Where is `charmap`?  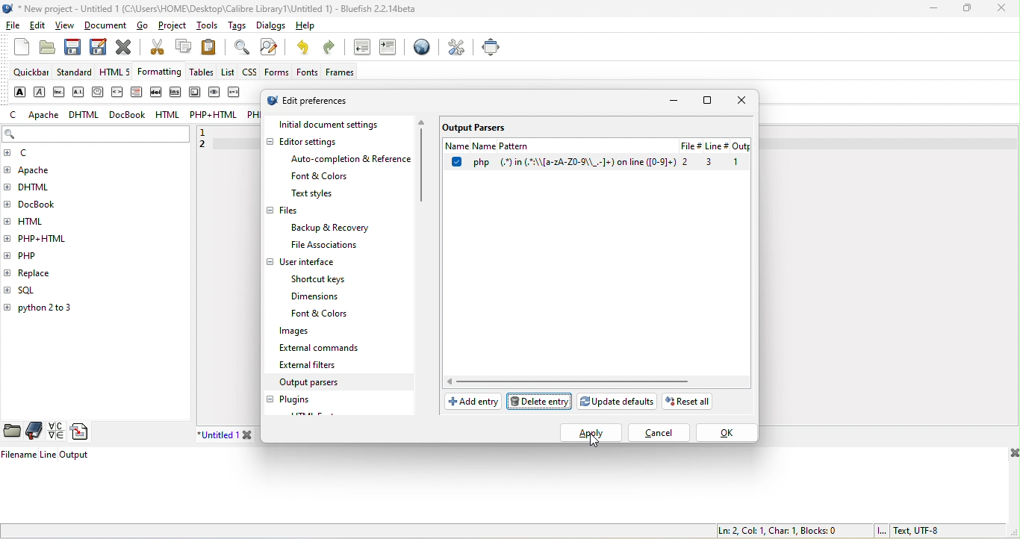 charmap is located at coordinates (55, 431).